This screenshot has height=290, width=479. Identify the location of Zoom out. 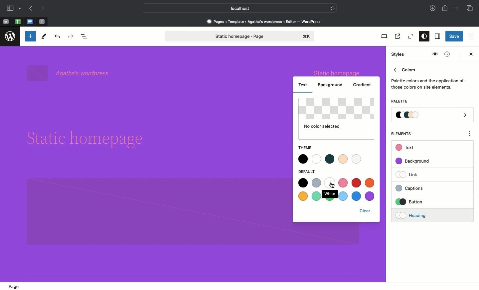
(410, 36).